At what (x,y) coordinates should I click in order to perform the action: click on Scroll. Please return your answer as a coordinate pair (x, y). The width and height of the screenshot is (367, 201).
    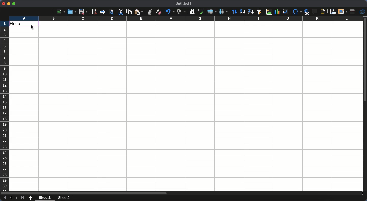
    Looking at the image, I should click on (365, 106).